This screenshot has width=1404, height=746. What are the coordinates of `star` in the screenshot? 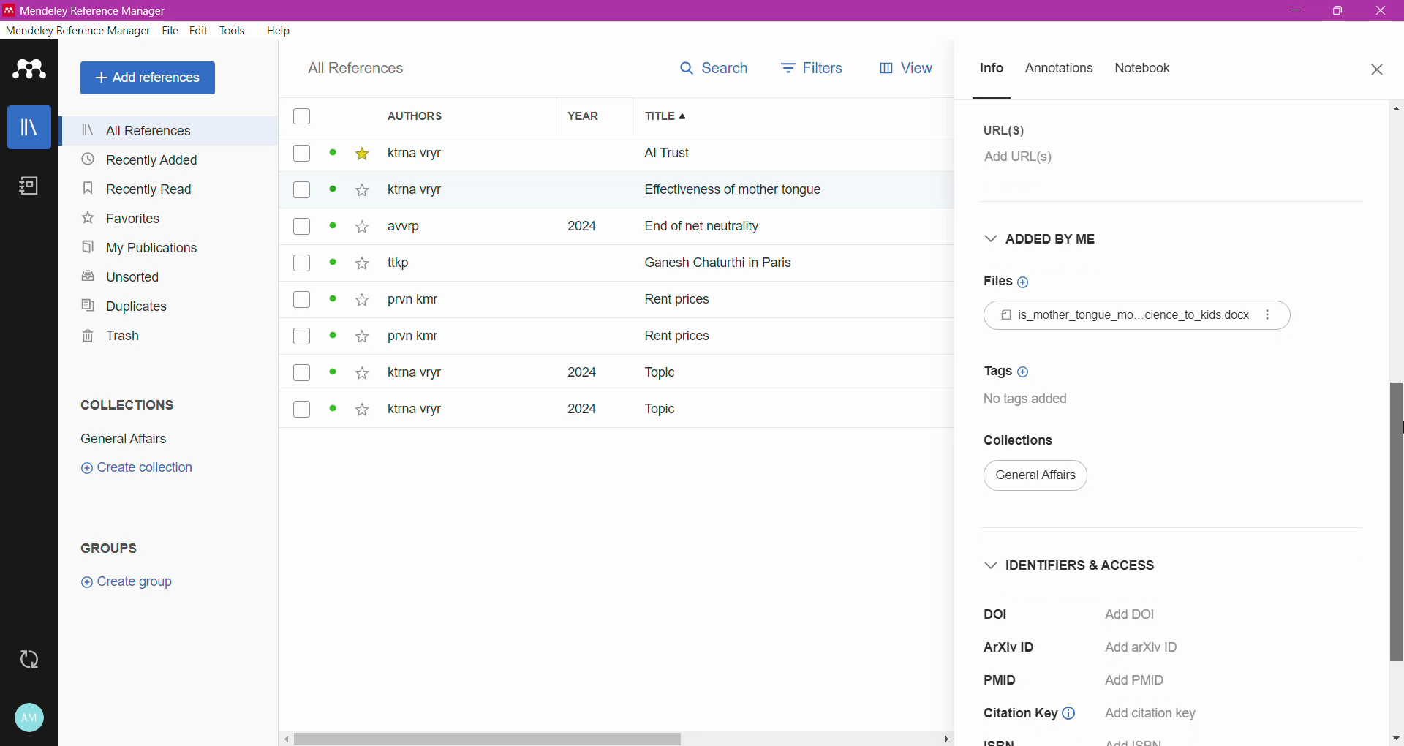 It's located at (359, 301).